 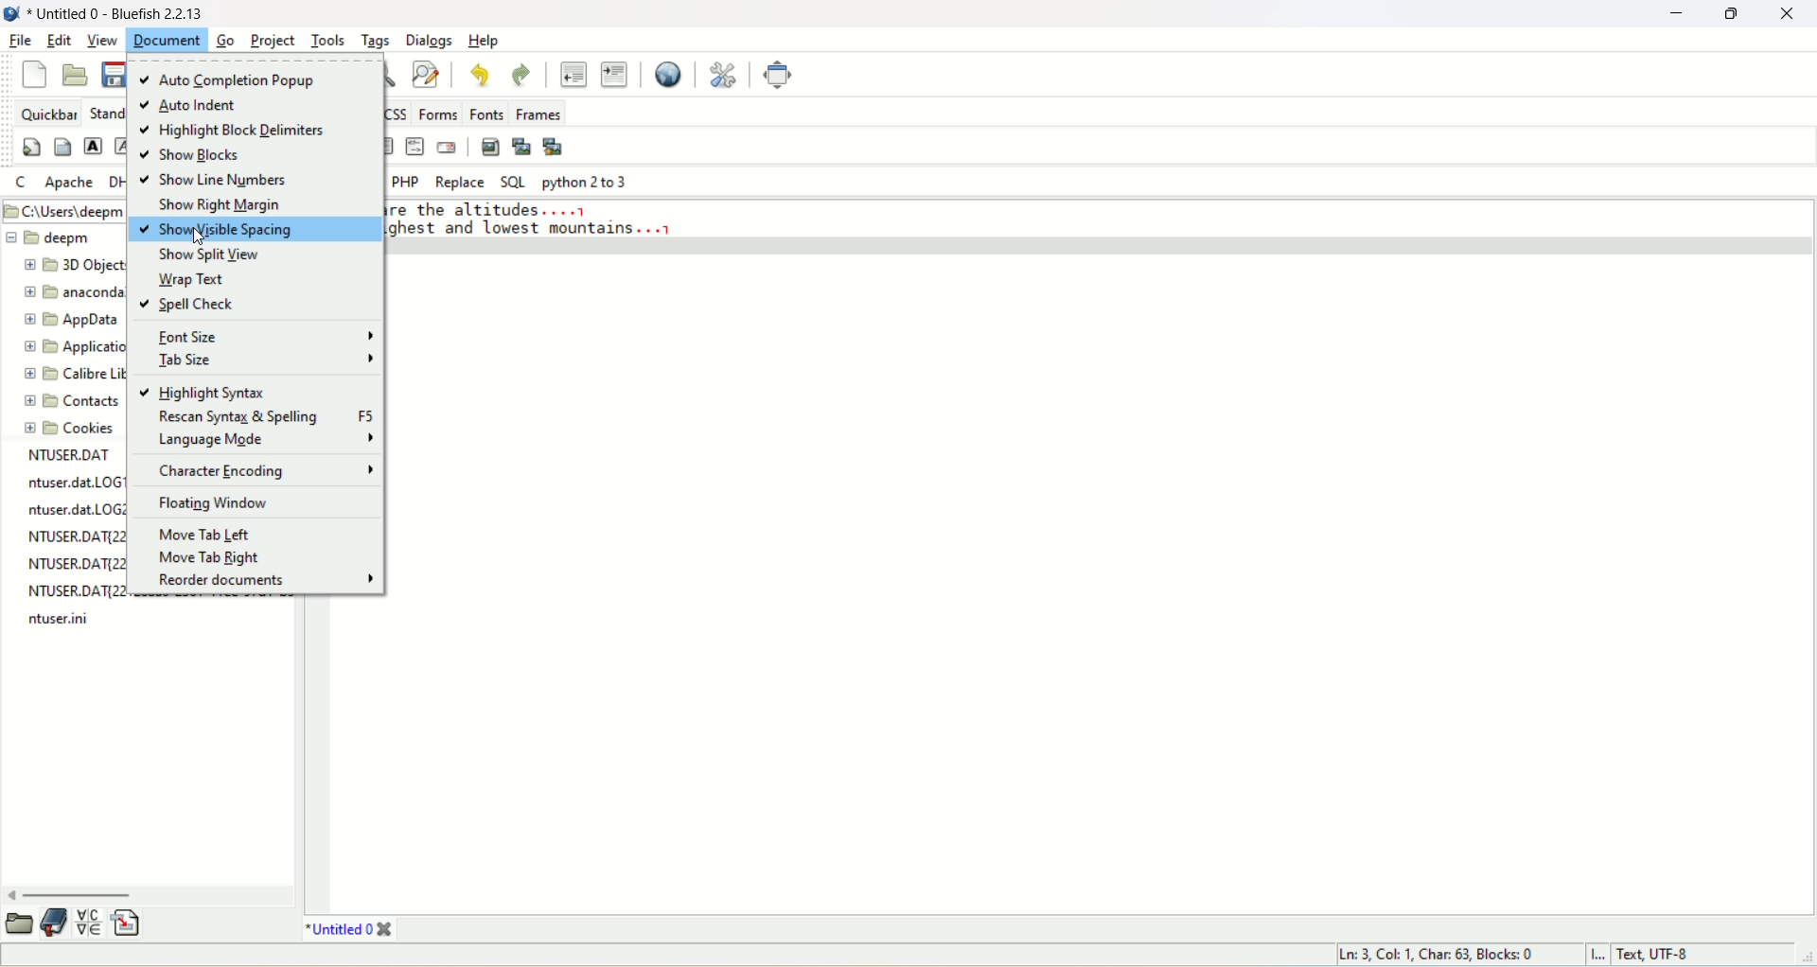 What do you see at coordinates (483, 39) in the screenshot?
I see `help` at bounding box center [483, 39].